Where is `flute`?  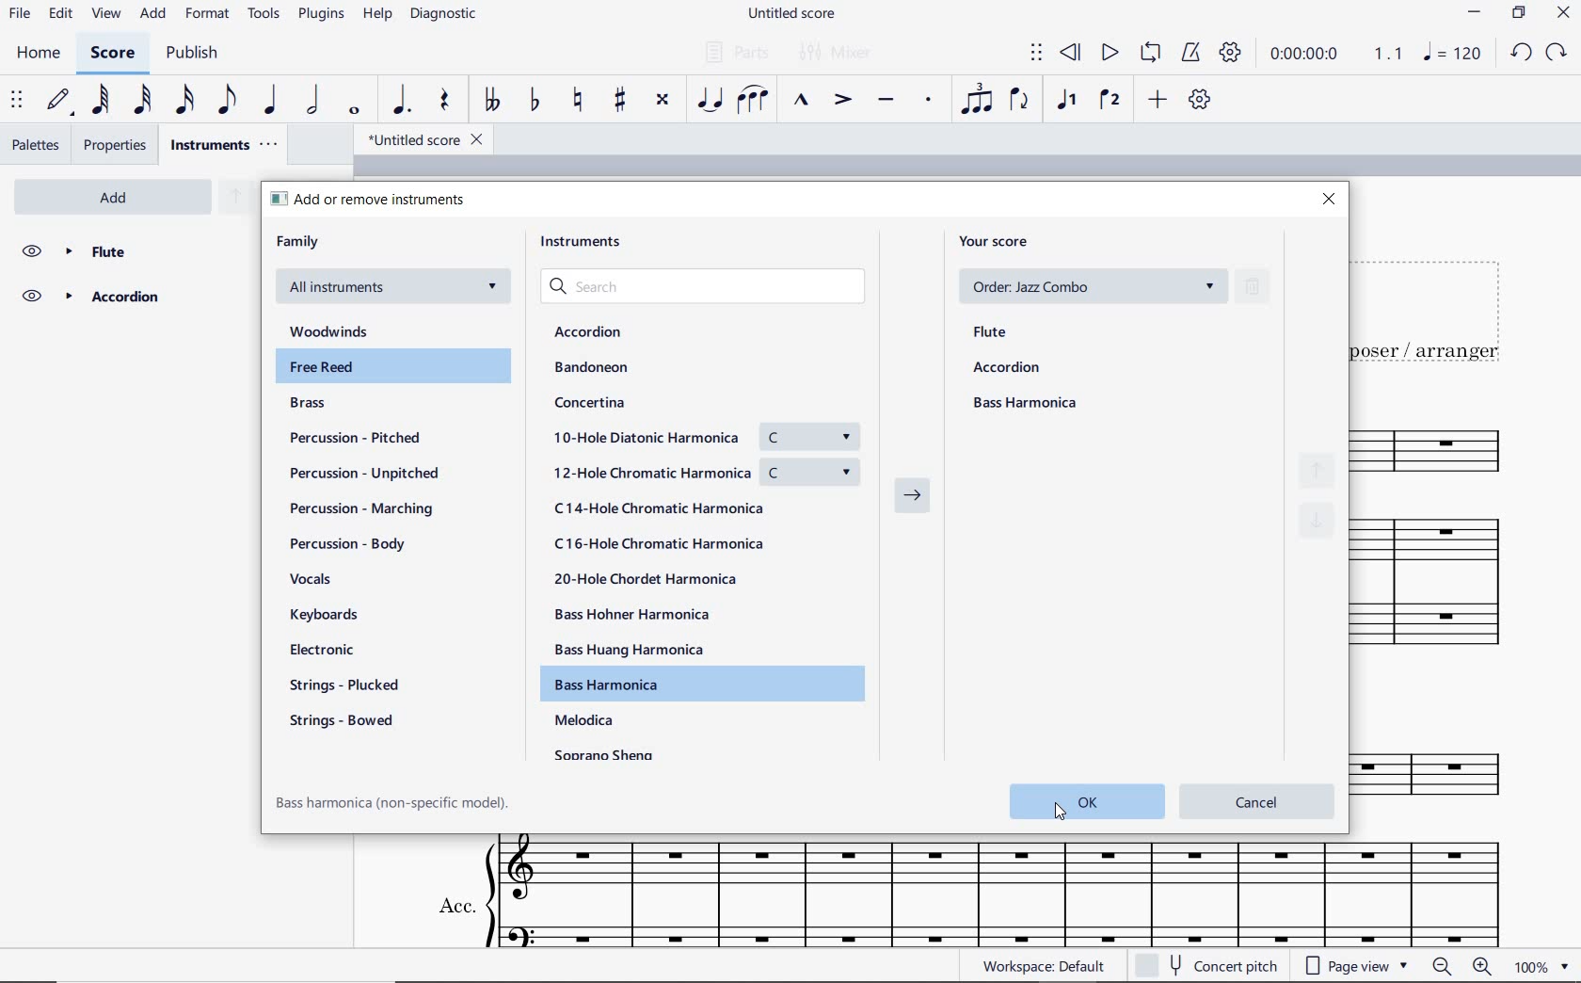
flute is located at coordinates (991, 333).